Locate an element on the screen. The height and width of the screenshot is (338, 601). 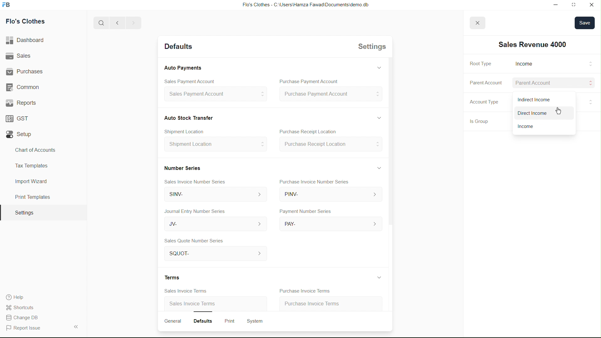
Chart of Accounts is located at coordinates (34, 150).